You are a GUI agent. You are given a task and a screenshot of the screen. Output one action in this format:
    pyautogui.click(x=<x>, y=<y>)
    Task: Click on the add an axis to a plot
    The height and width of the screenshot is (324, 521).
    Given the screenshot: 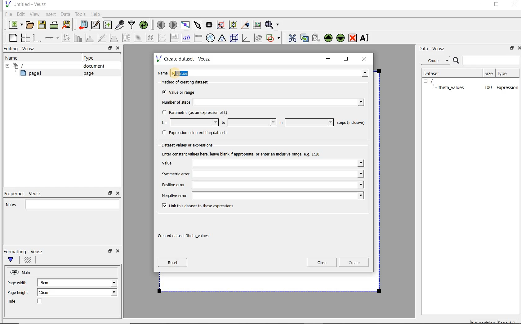 What is the action you would take?
    pyautogui.click(x=52, y=38)
    